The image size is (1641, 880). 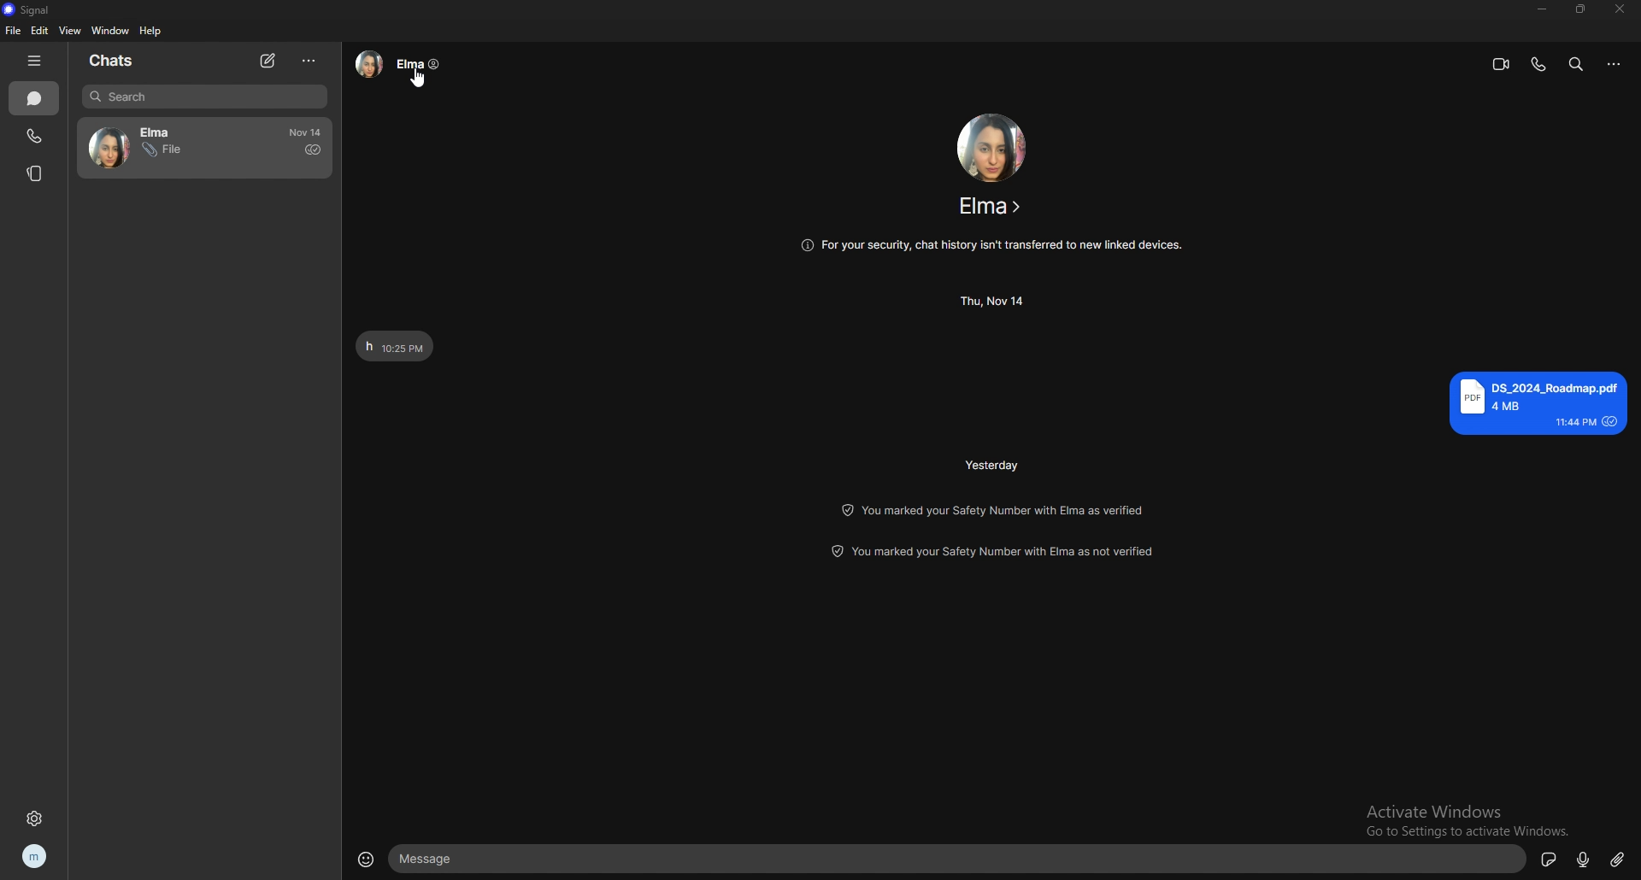 I want to click on info, so click(x=991, y=246).